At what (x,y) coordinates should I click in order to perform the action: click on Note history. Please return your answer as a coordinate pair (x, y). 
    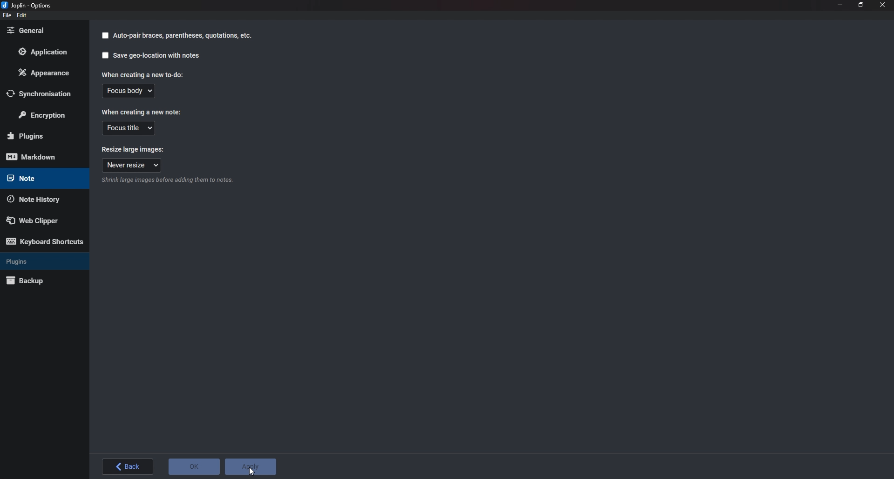
    Looking at the image, I should click on (42, 199).